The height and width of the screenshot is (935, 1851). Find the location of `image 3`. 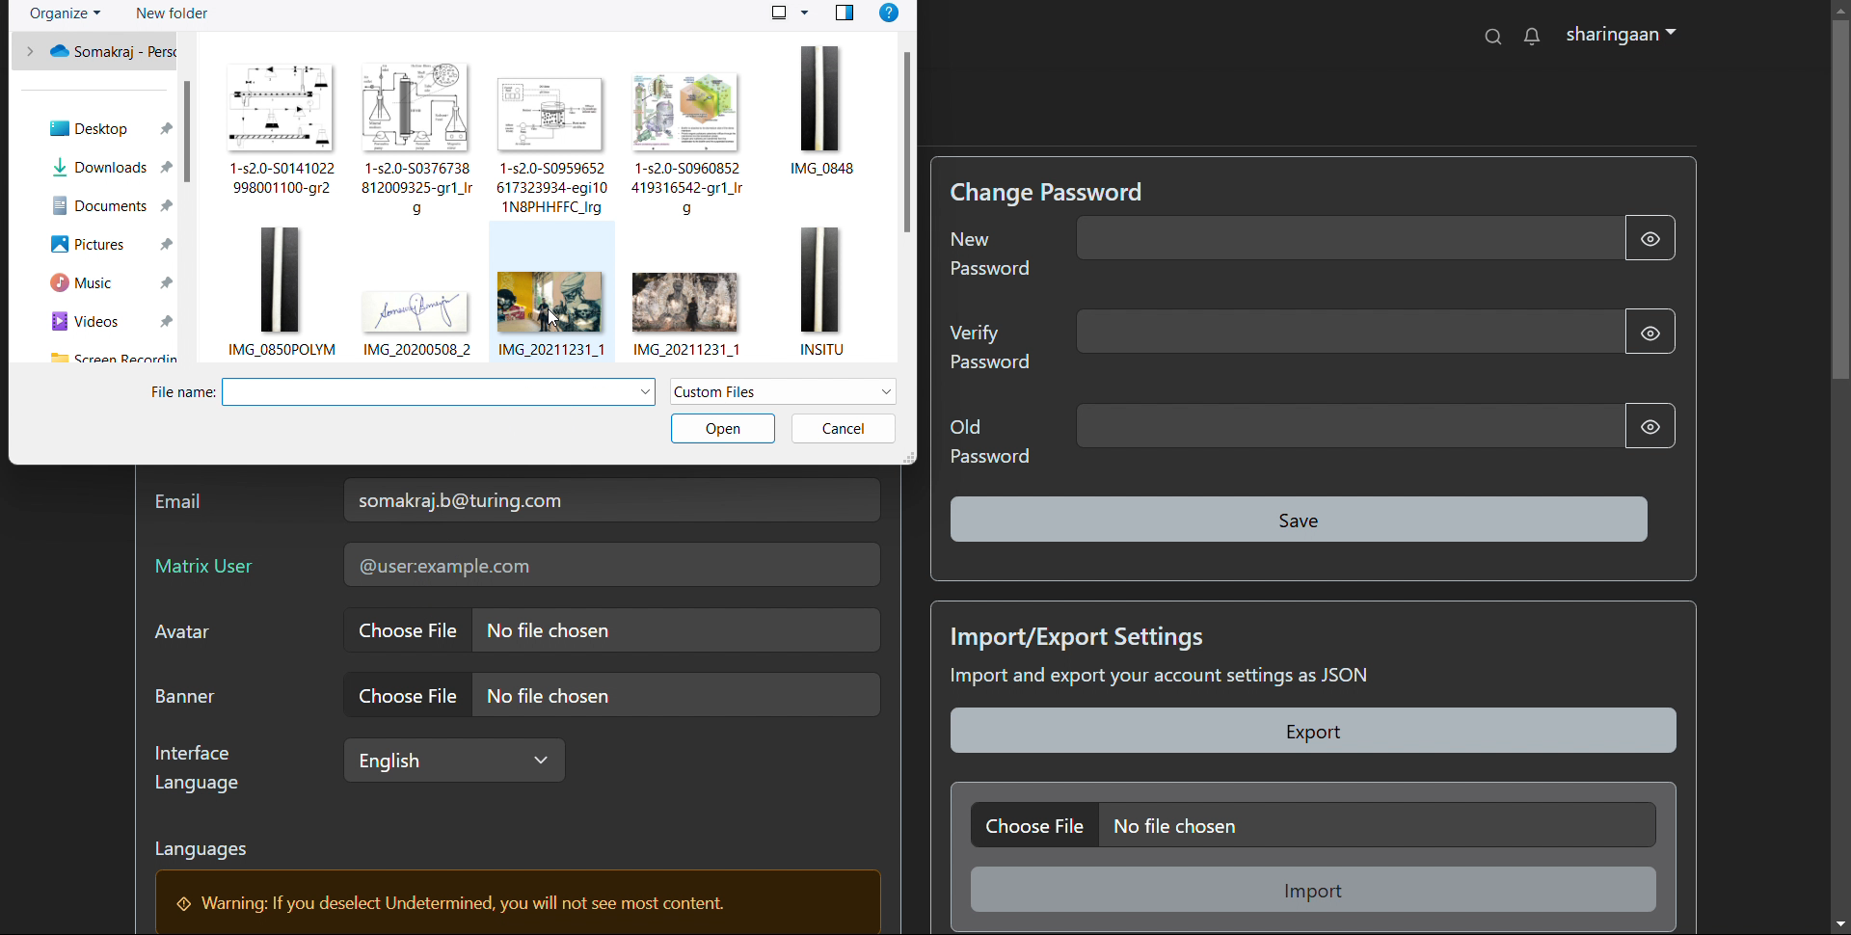

image 3 is located at coordinates (554, 147).